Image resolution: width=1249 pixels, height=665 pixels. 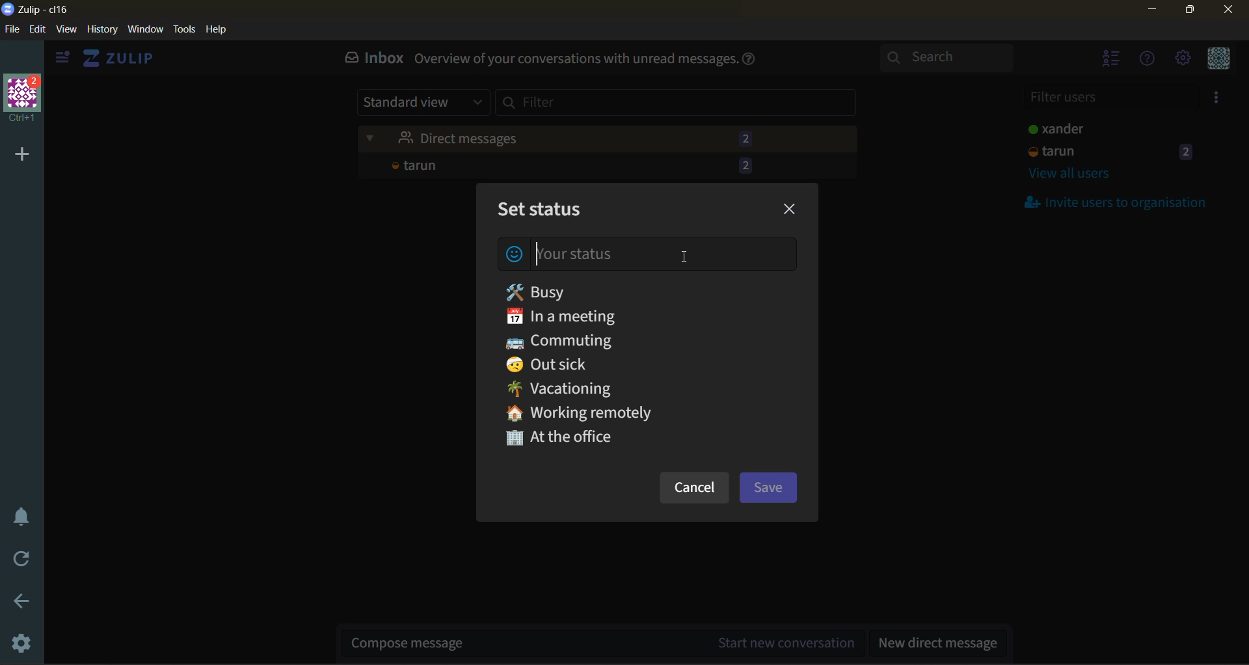 I want to click on go back, so click(x=21, y=603).